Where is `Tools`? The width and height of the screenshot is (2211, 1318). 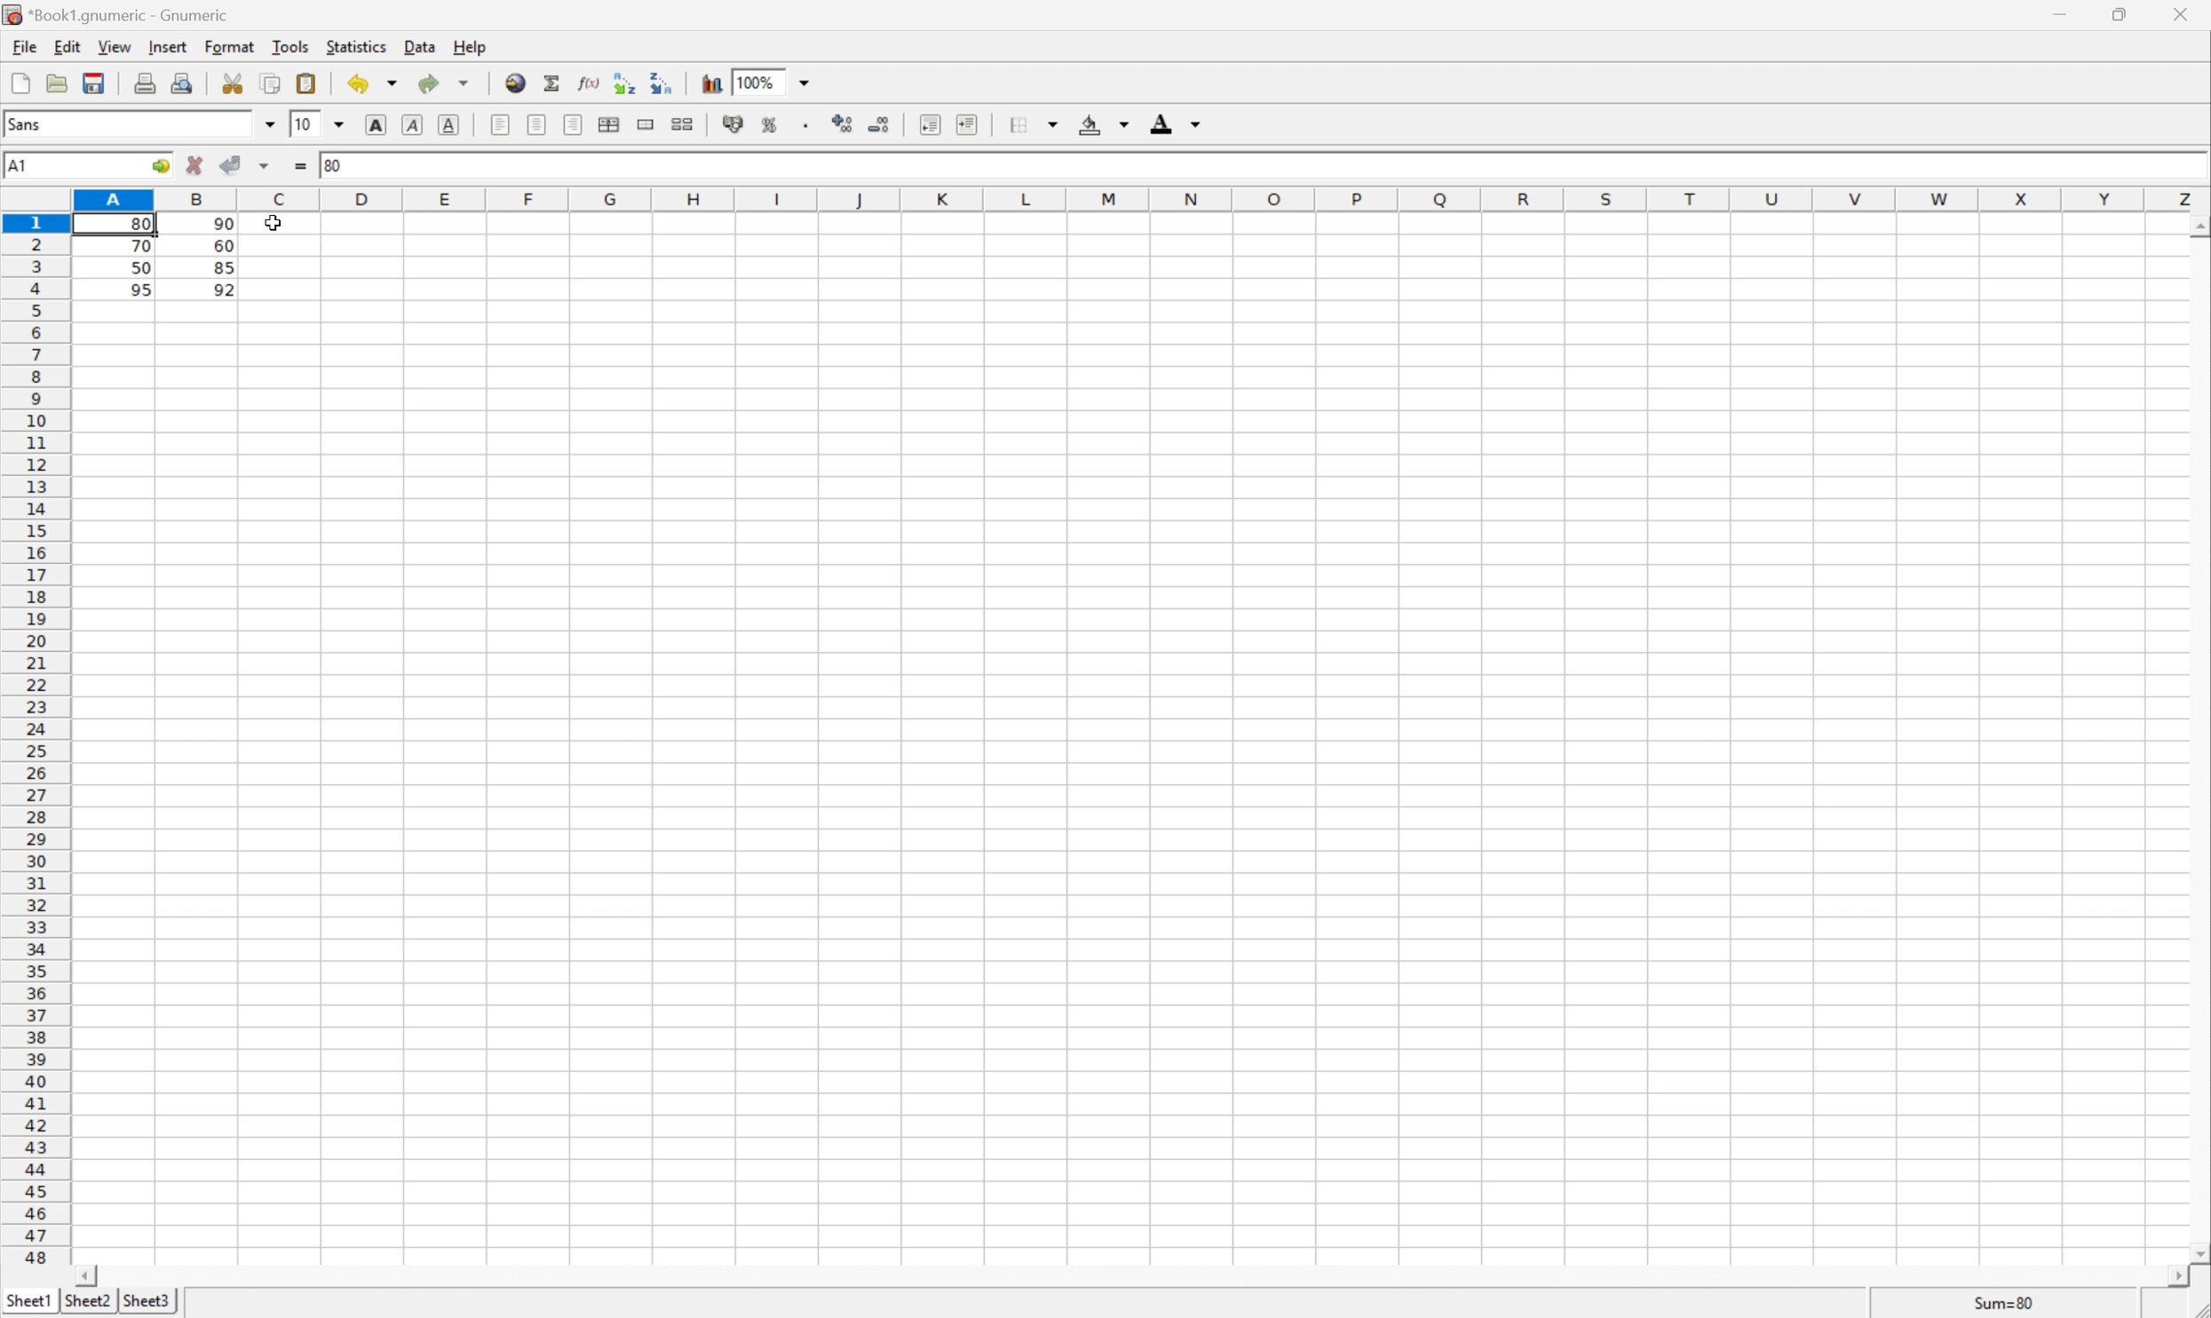 Tools is located at coordinates (289, 45).